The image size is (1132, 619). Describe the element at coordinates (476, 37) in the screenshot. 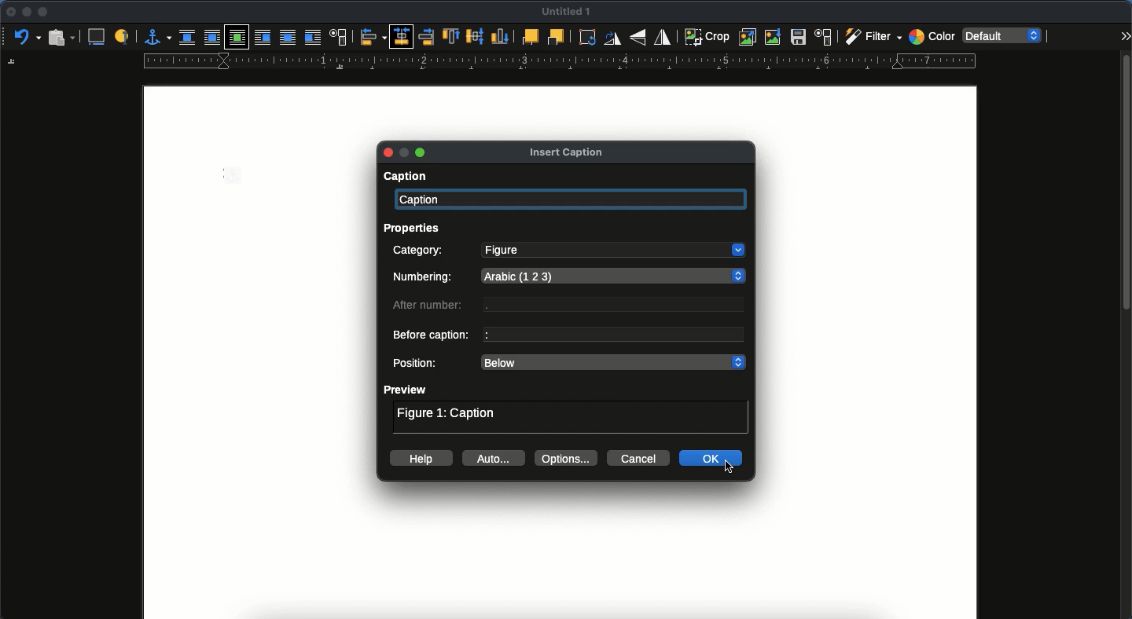

I see `middle to anchor` at that location.